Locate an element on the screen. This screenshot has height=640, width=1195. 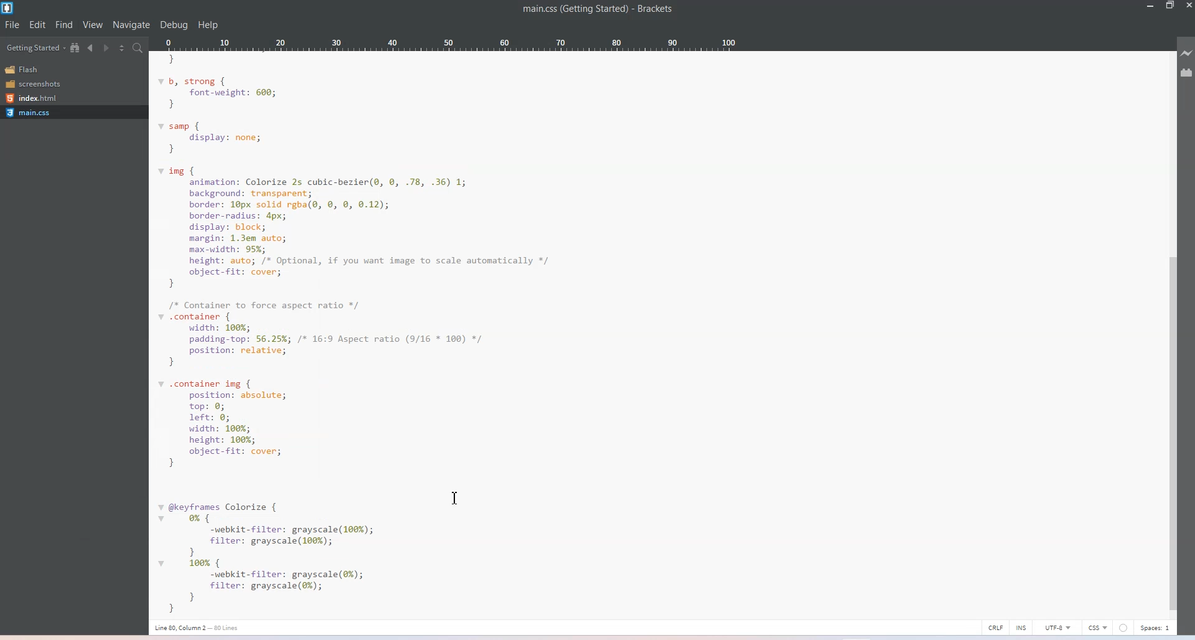
Maximize is located at coordinates (1170, 6).